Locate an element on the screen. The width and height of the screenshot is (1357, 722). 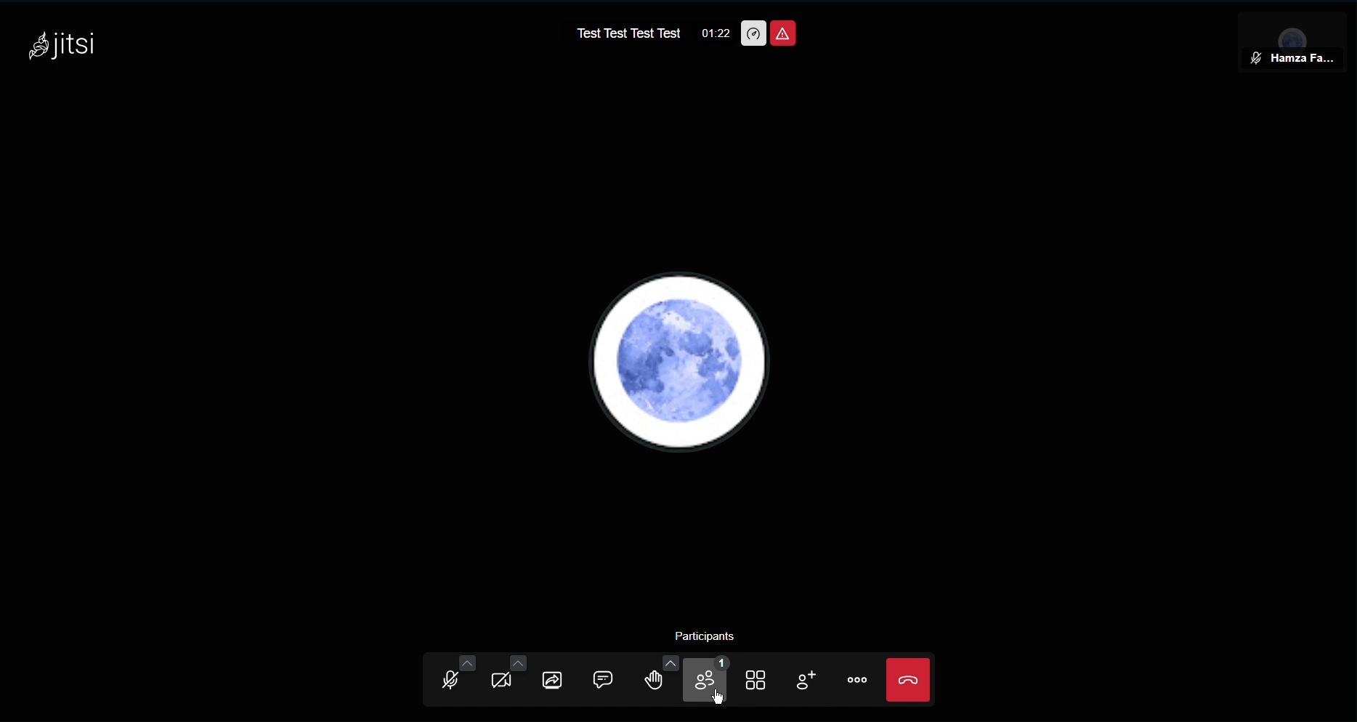
Add Participant is located at coordinates (811, 682).